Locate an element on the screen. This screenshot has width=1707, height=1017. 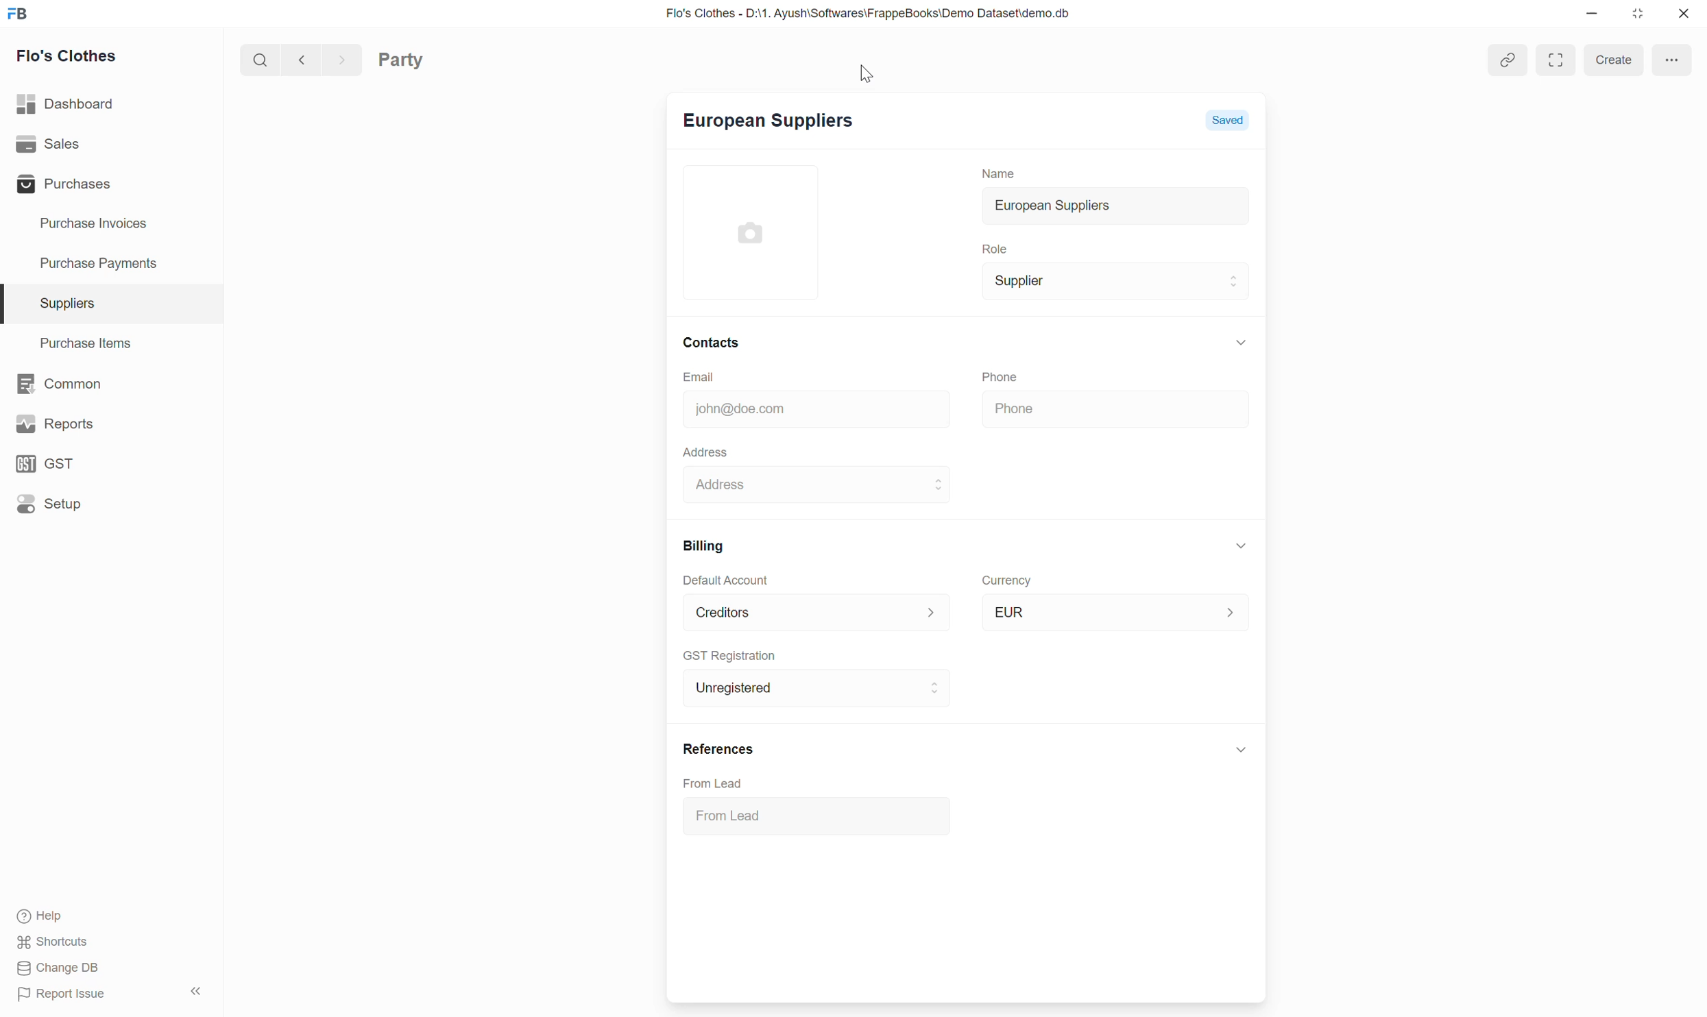
Party is located at coordinates (424, 58).